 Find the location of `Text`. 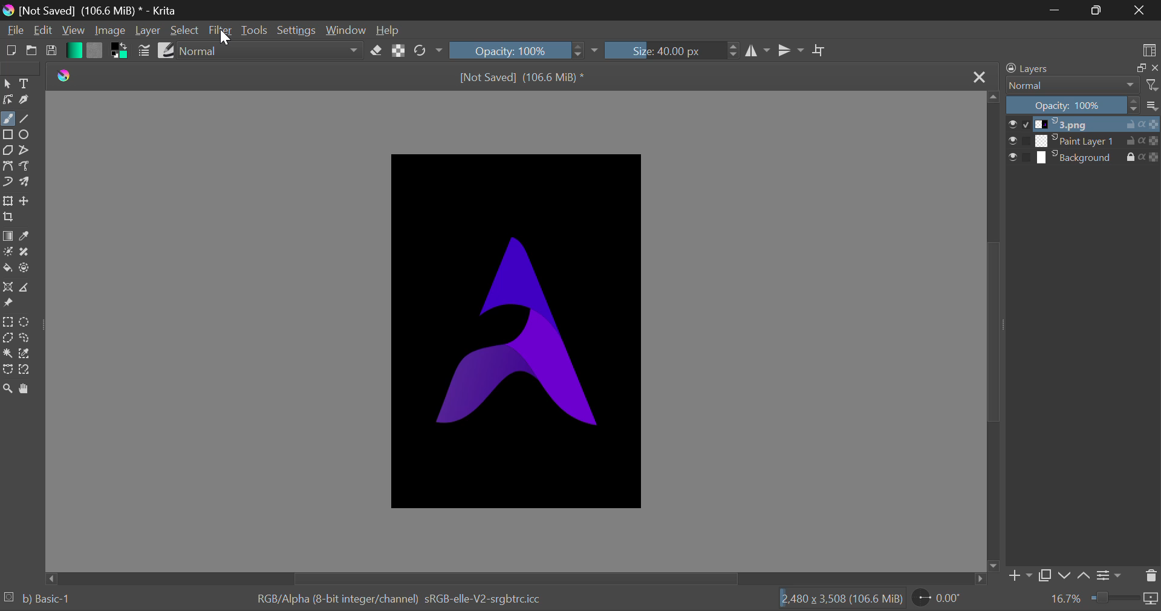

Text is located at coordinates (25, 83).